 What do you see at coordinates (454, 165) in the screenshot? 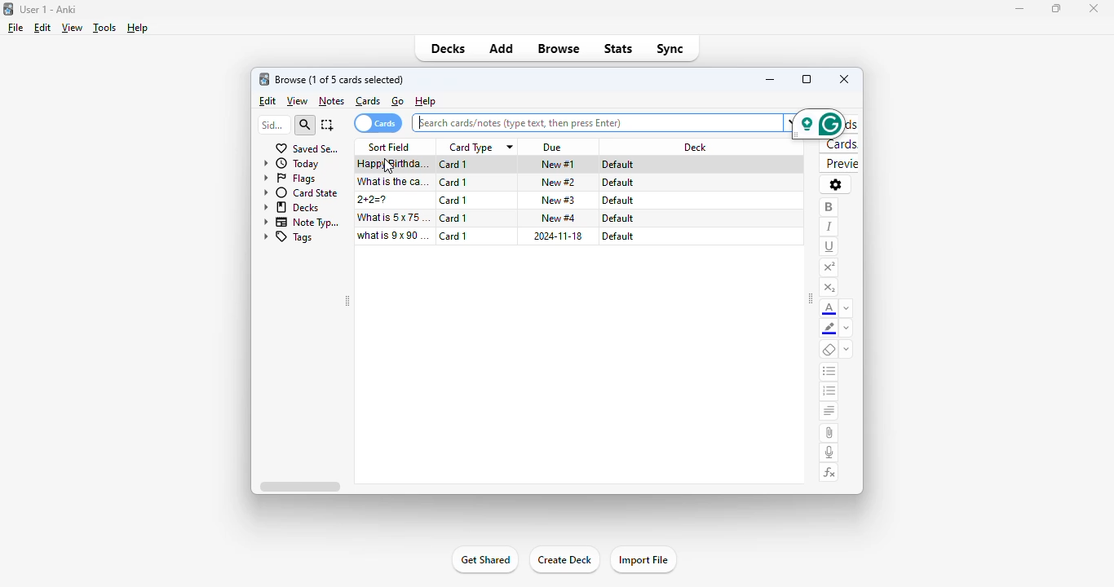
I see `card 1` at bounding box center [454, 165].